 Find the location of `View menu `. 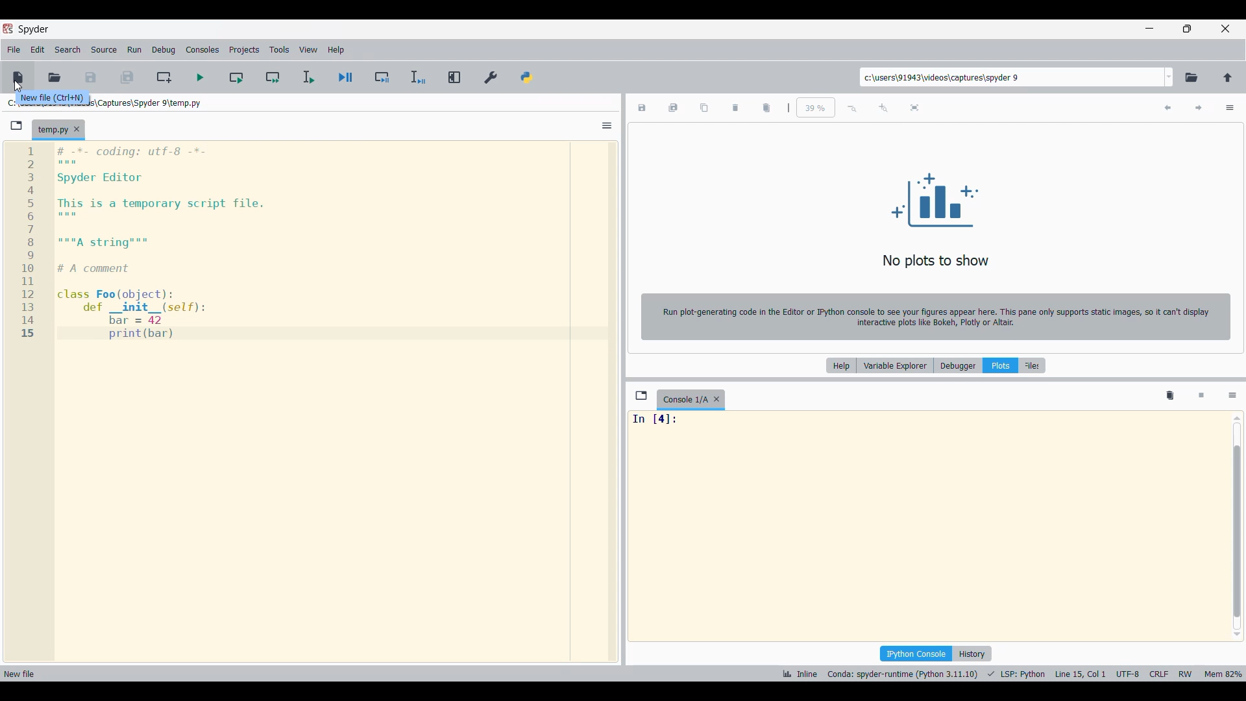

View menu  is located at coordinates (309, 50).